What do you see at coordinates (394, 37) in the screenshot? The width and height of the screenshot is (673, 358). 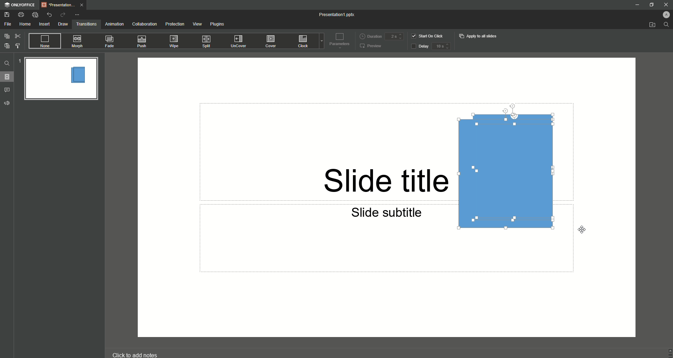 I see `duration input` at bounding box center [394, 37].